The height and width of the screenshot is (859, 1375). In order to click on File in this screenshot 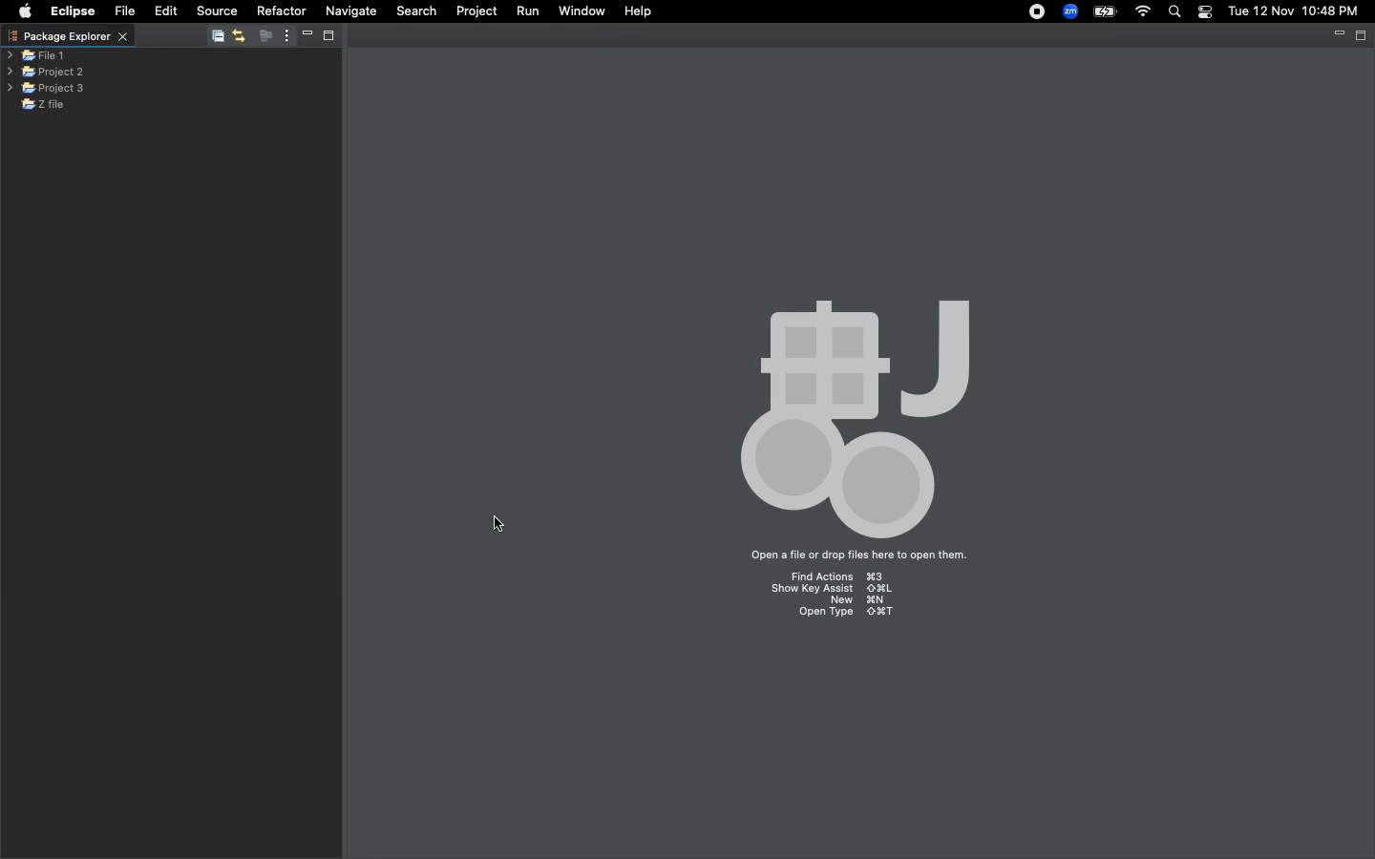, I will do `click(124, 10)`.